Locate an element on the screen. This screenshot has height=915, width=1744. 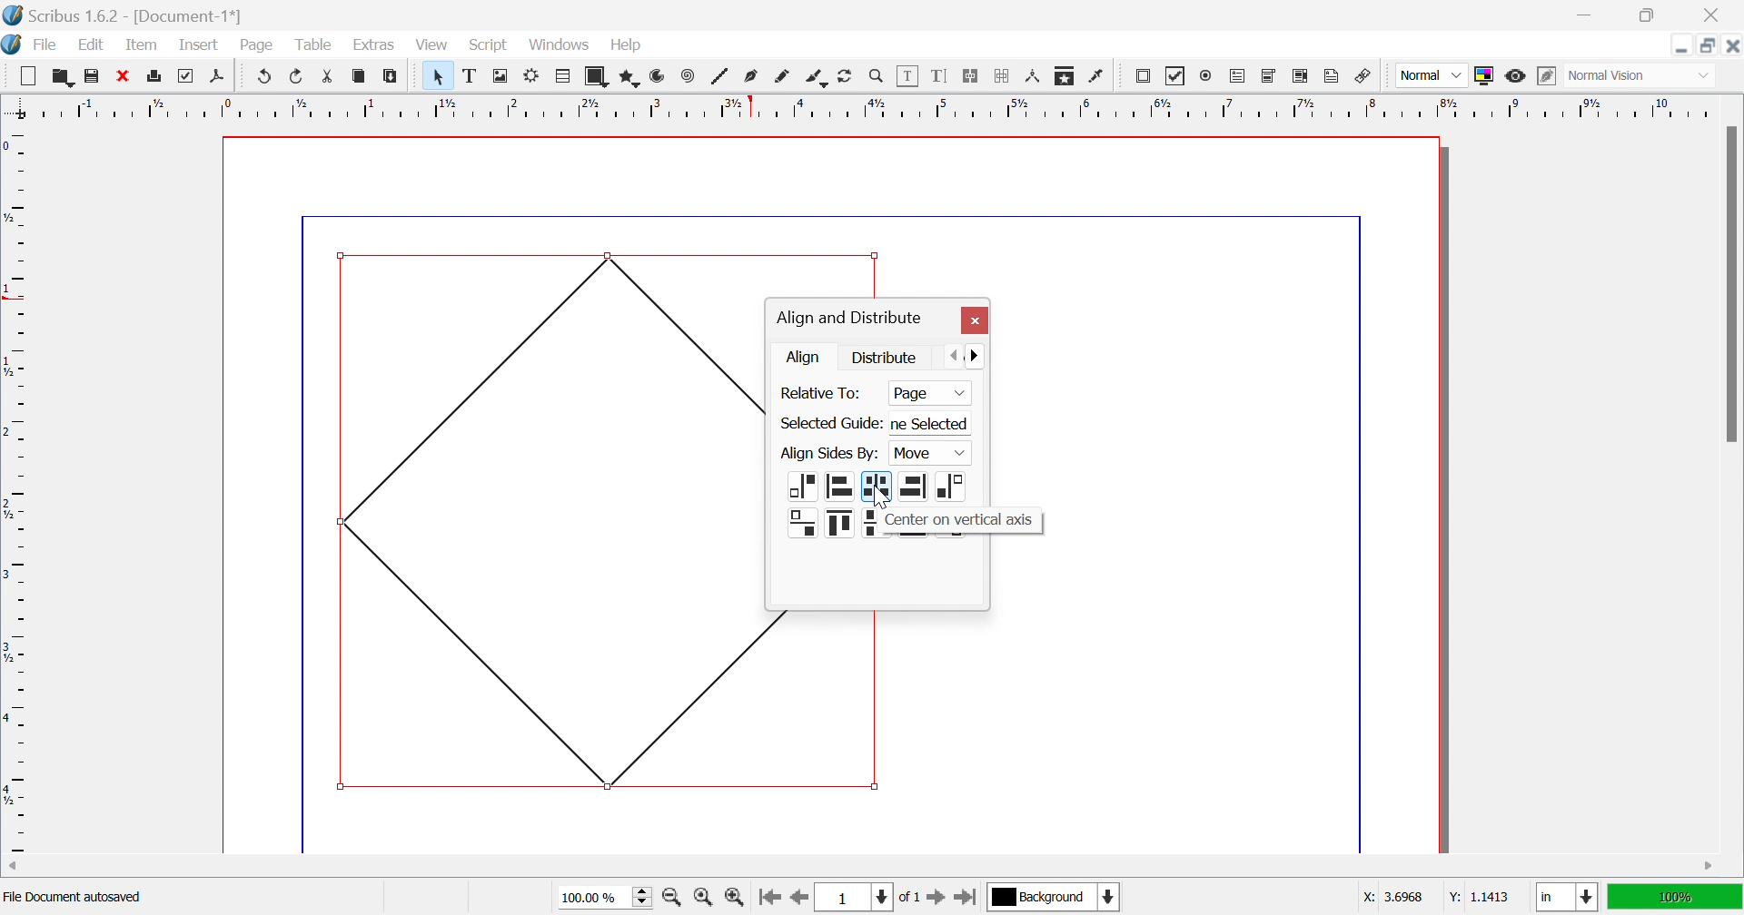
Polygon is located at coordinates (631, 78).